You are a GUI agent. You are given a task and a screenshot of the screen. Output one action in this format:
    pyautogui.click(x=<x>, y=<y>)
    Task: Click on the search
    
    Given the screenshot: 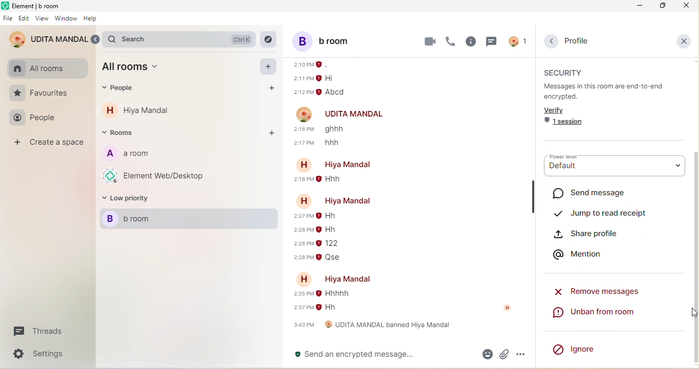 What is the action you would take?
    pyautogui.click(x=182, y=39)
    